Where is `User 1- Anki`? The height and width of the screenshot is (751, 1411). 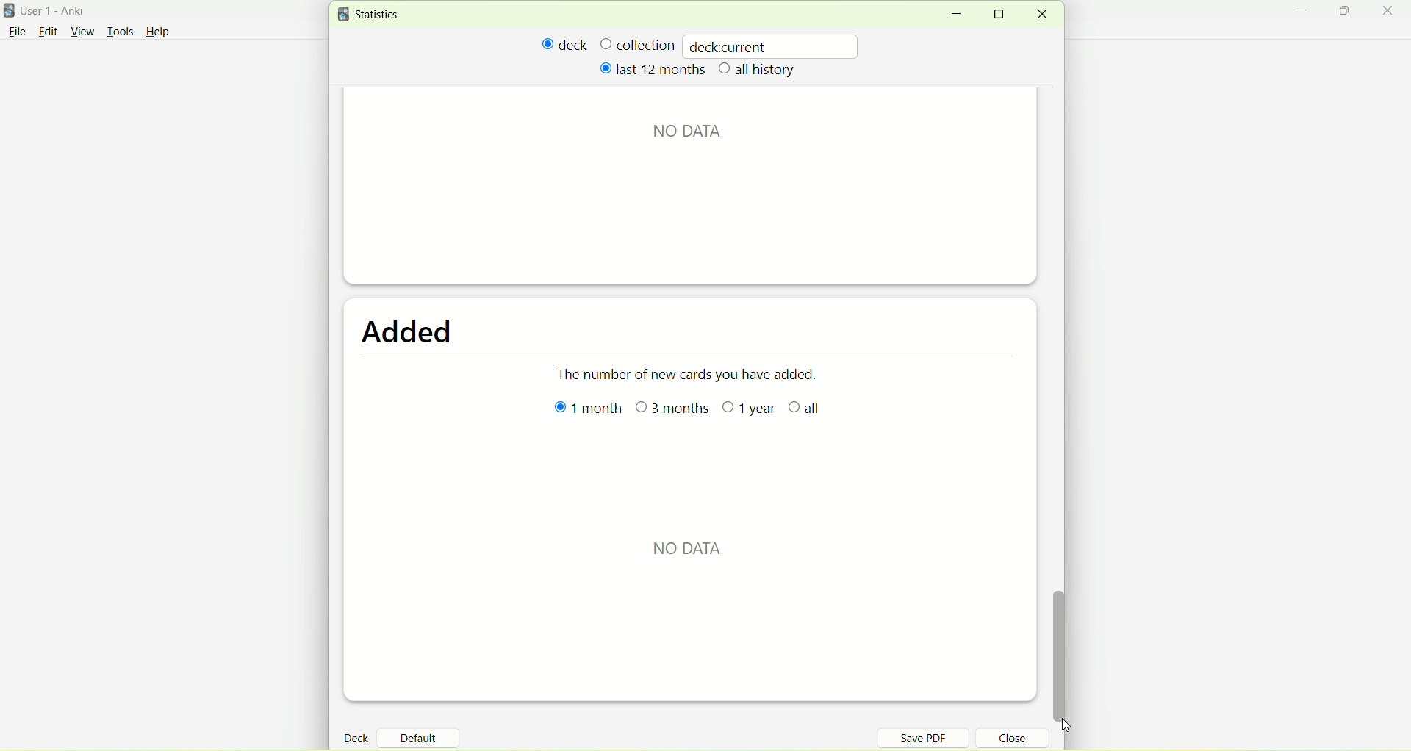 User 1- Anki is located at coordinates (62, 13).